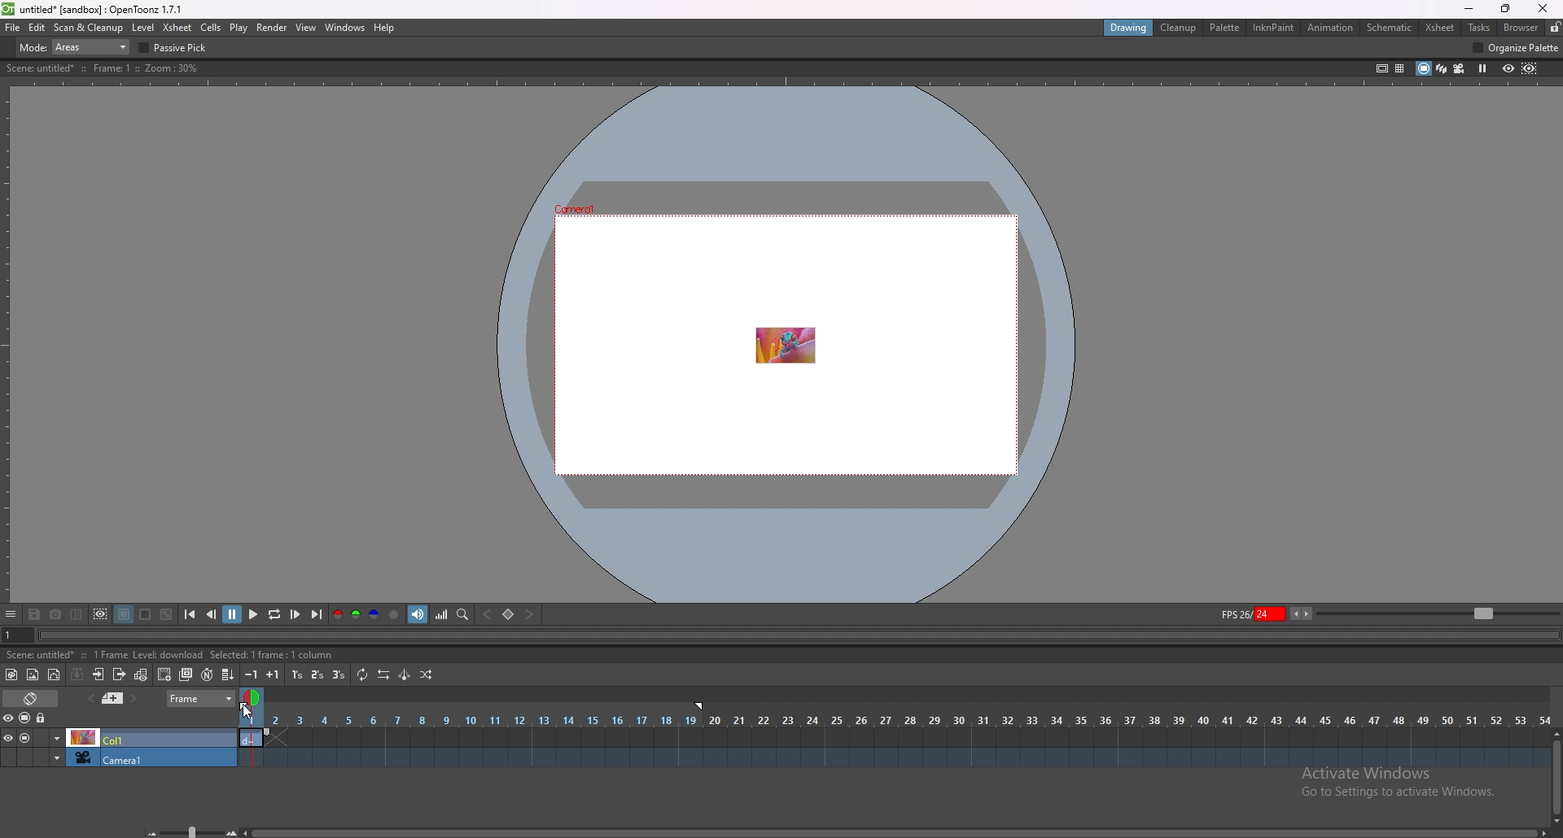 The image size is (1563, 838). I want to click on play, so click(239, 28).